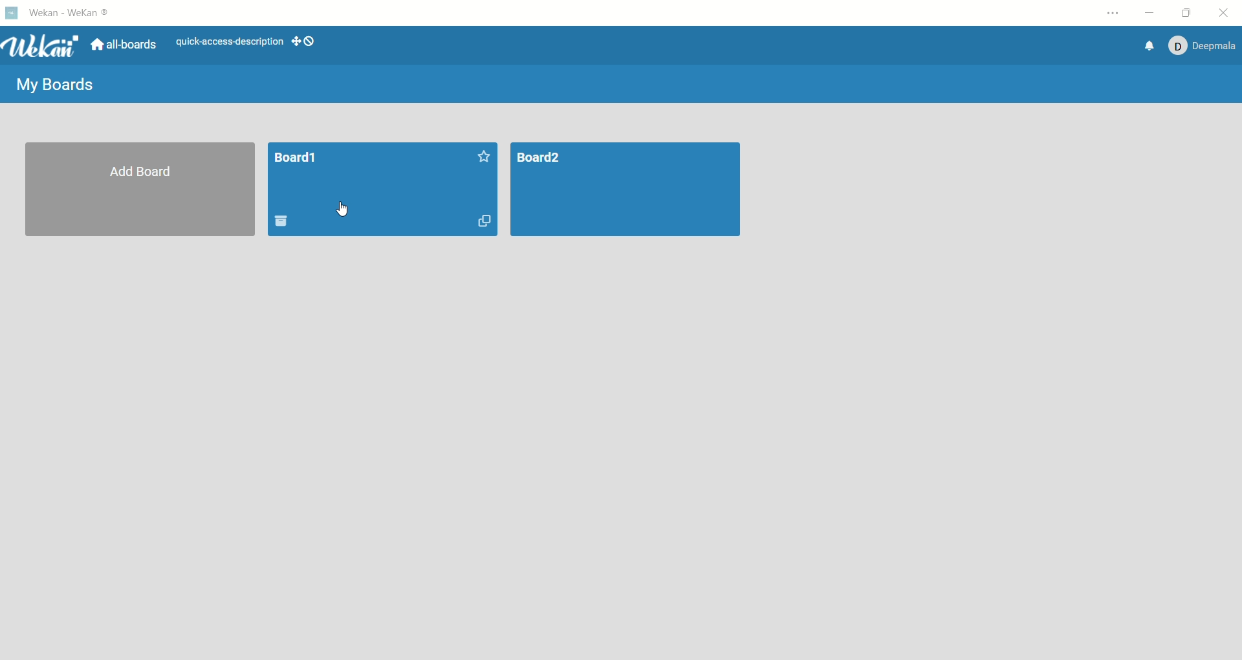 This screenshot has width=1242, height=660. What do you see at coordinates (624, 190) in the screenshot?
I see `board2` at bounding box center [624, 190].